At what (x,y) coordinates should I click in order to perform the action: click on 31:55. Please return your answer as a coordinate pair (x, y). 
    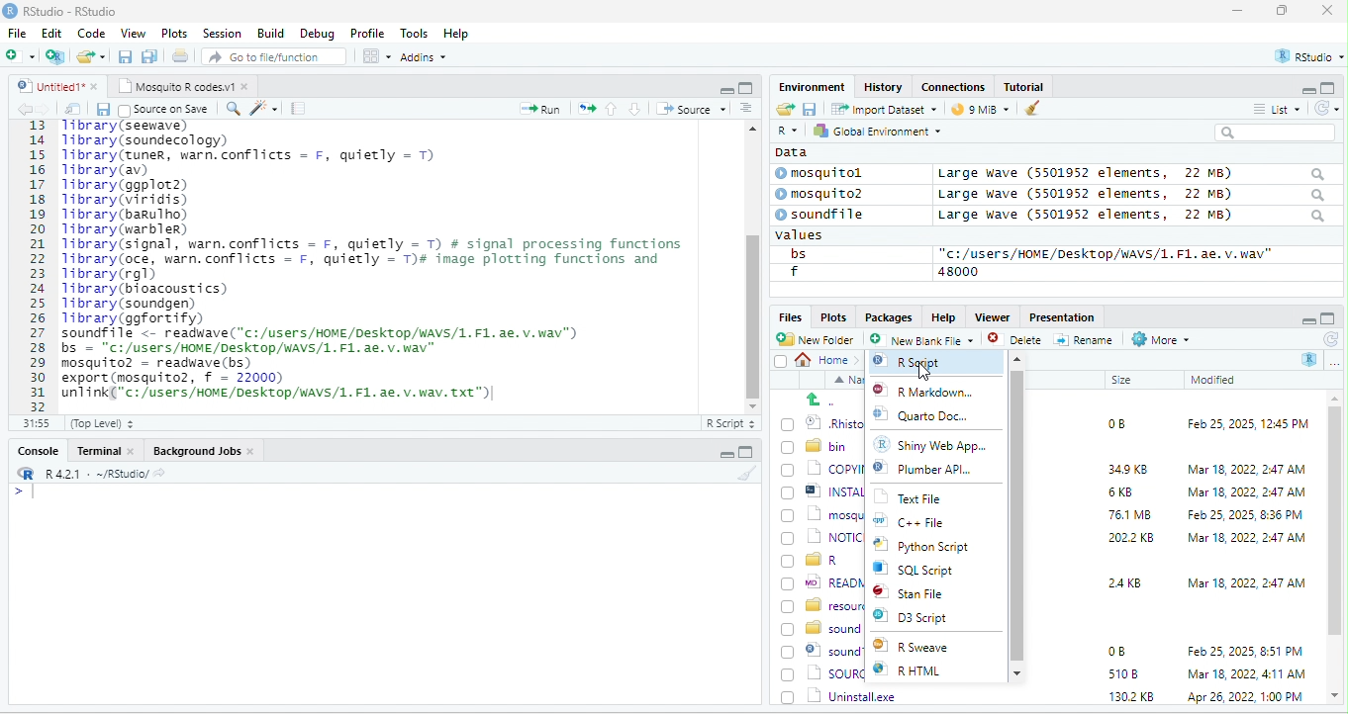
    Looking at the image, I should click on (34, 423).